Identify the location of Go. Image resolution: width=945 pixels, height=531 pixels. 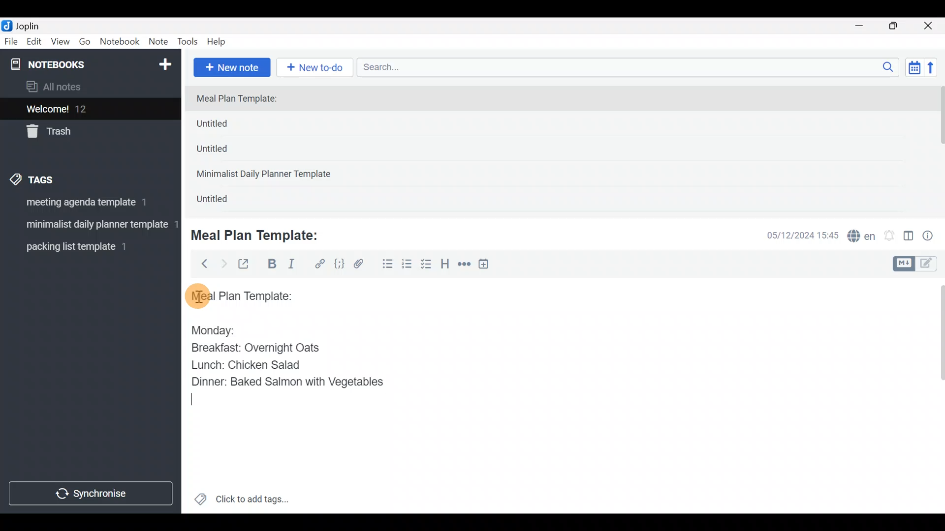
(85, 44).